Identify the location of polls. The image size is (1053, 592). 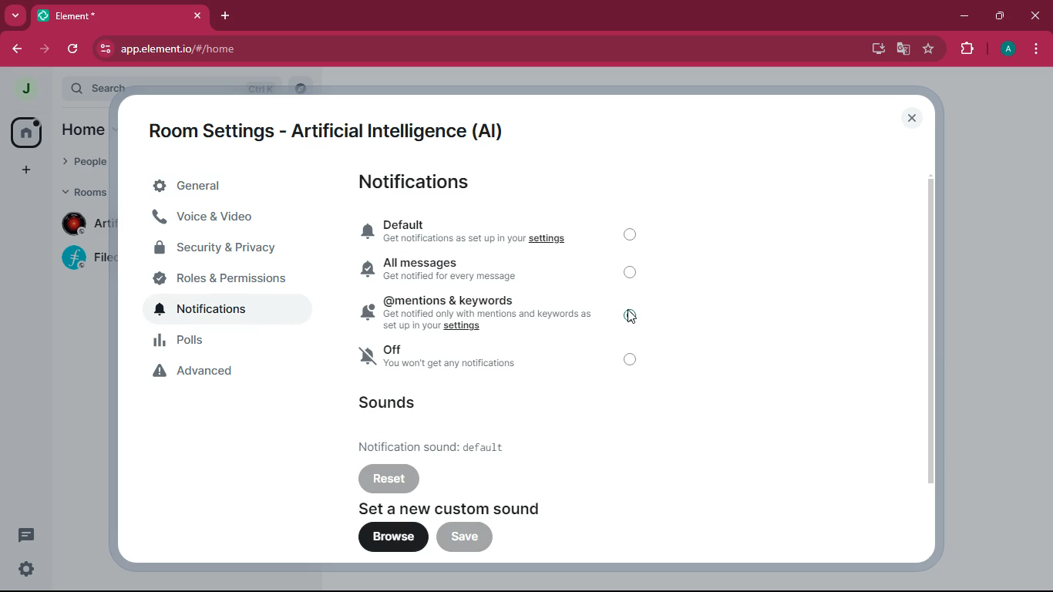
(232, 342).